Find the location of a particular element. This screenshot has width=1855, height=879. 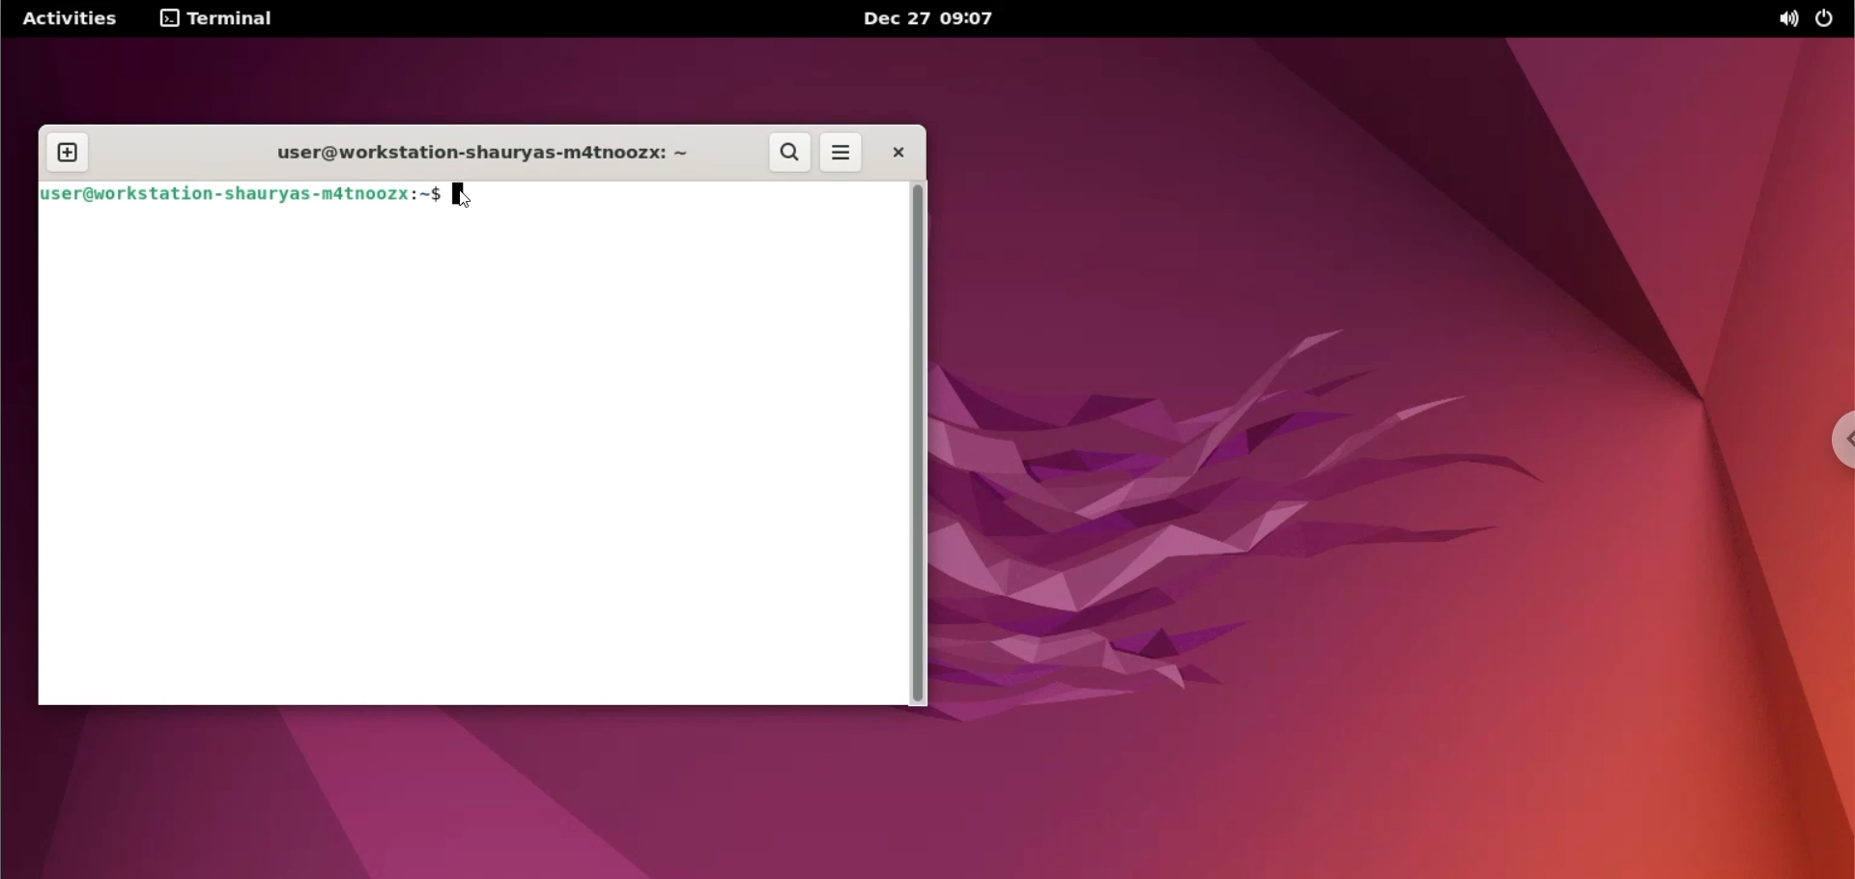

Activities is located at coordinates (71, 17).